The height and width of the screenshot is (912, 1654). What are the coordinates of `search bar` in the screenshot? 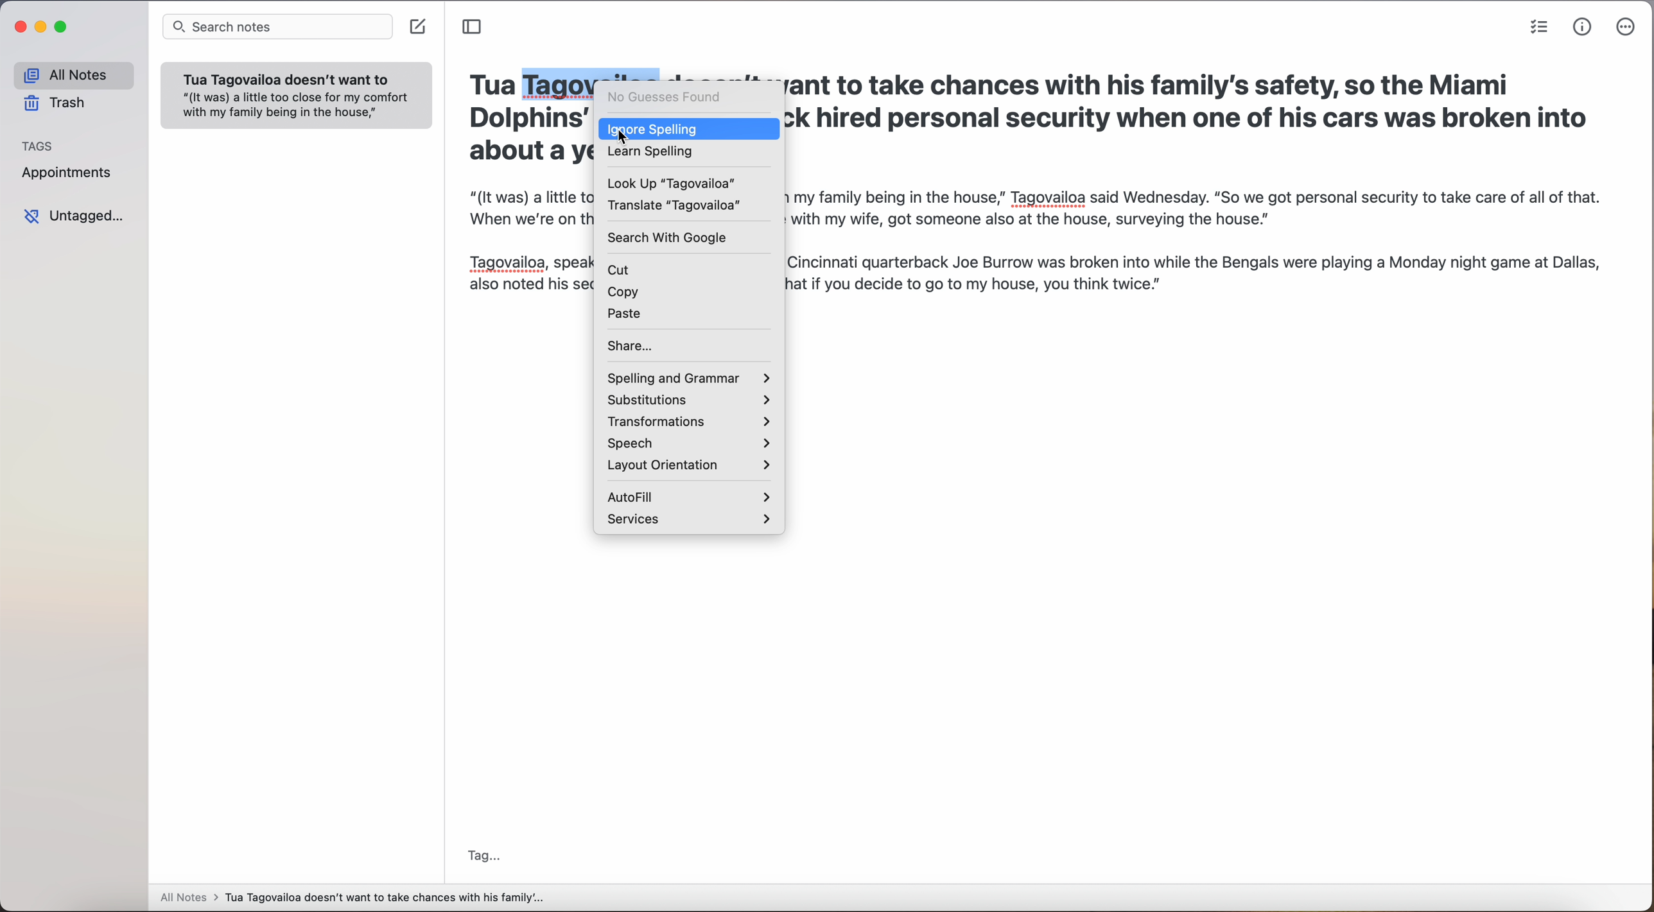 It's located at (276, 27).